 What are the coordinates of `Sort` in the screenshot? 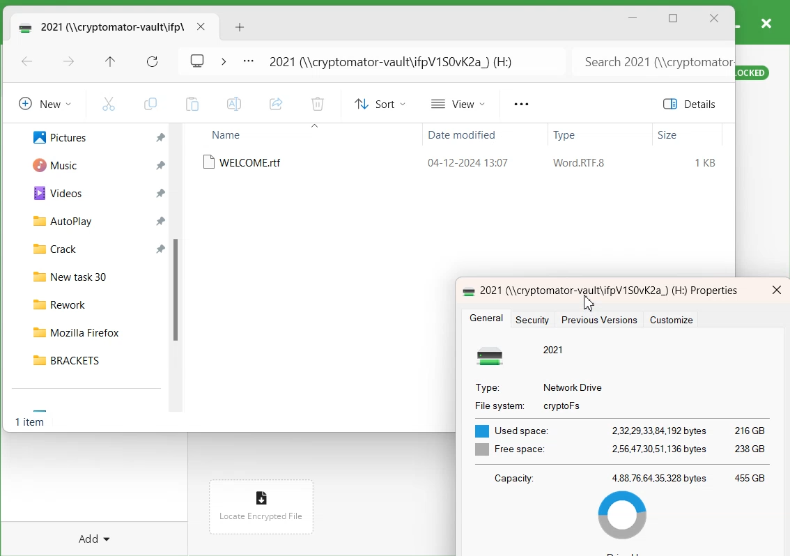 It's located at (378, 104).